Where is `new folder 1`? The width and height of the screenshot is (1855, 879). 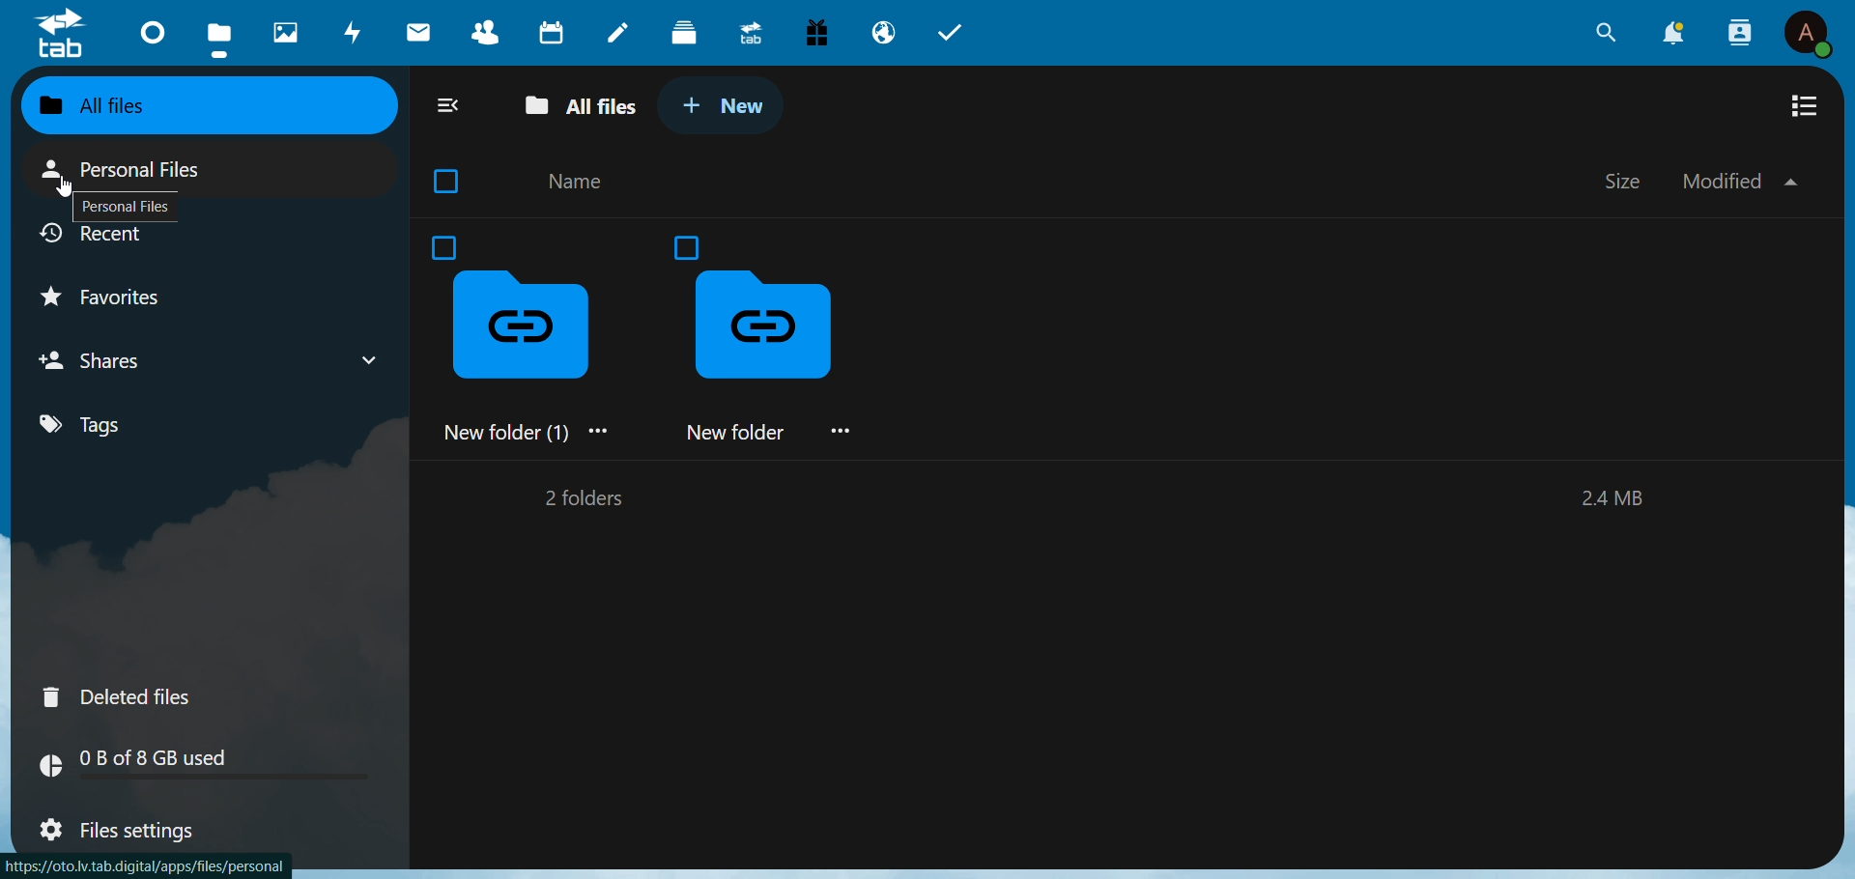 new folder 1 is located at coordinates (525, 335).